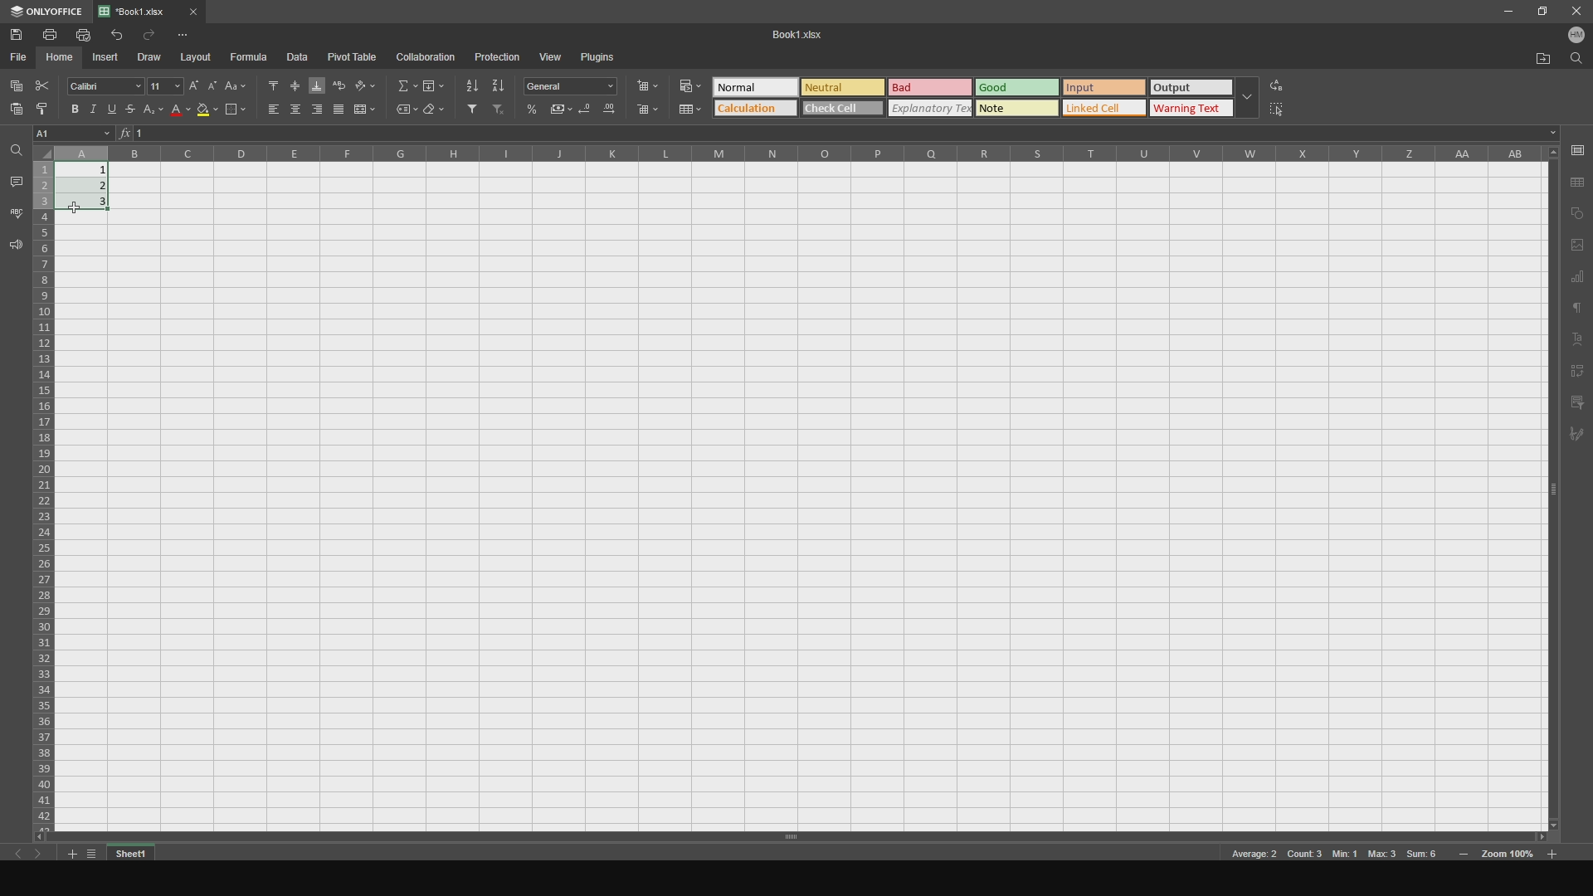 The width and height of the screenshot is (1593, 896). I want to click on decrement font size, so click(212, 81).